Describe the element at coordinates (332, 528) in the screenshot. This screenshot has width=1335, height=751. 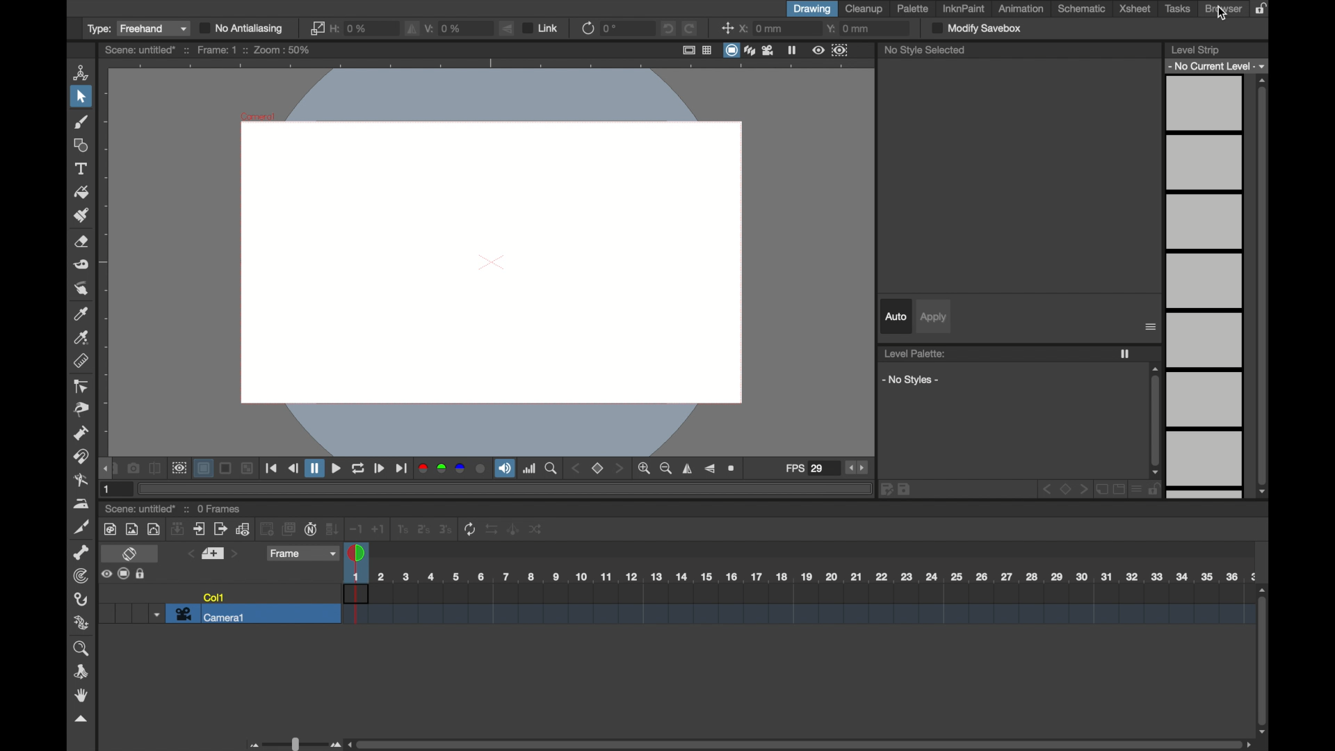
I see `down` at that location.